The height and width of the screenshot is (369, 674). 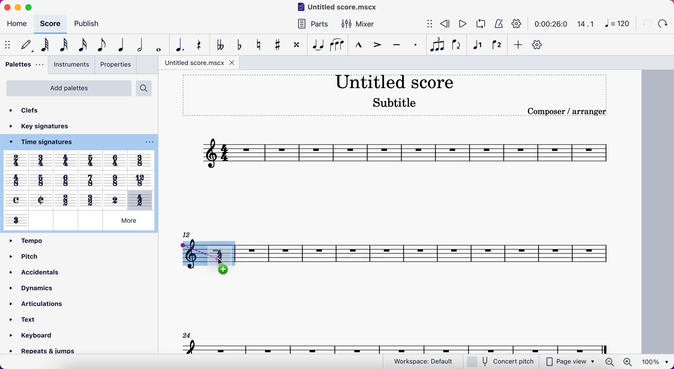 I want to click on search, so click(x=147, y=89).